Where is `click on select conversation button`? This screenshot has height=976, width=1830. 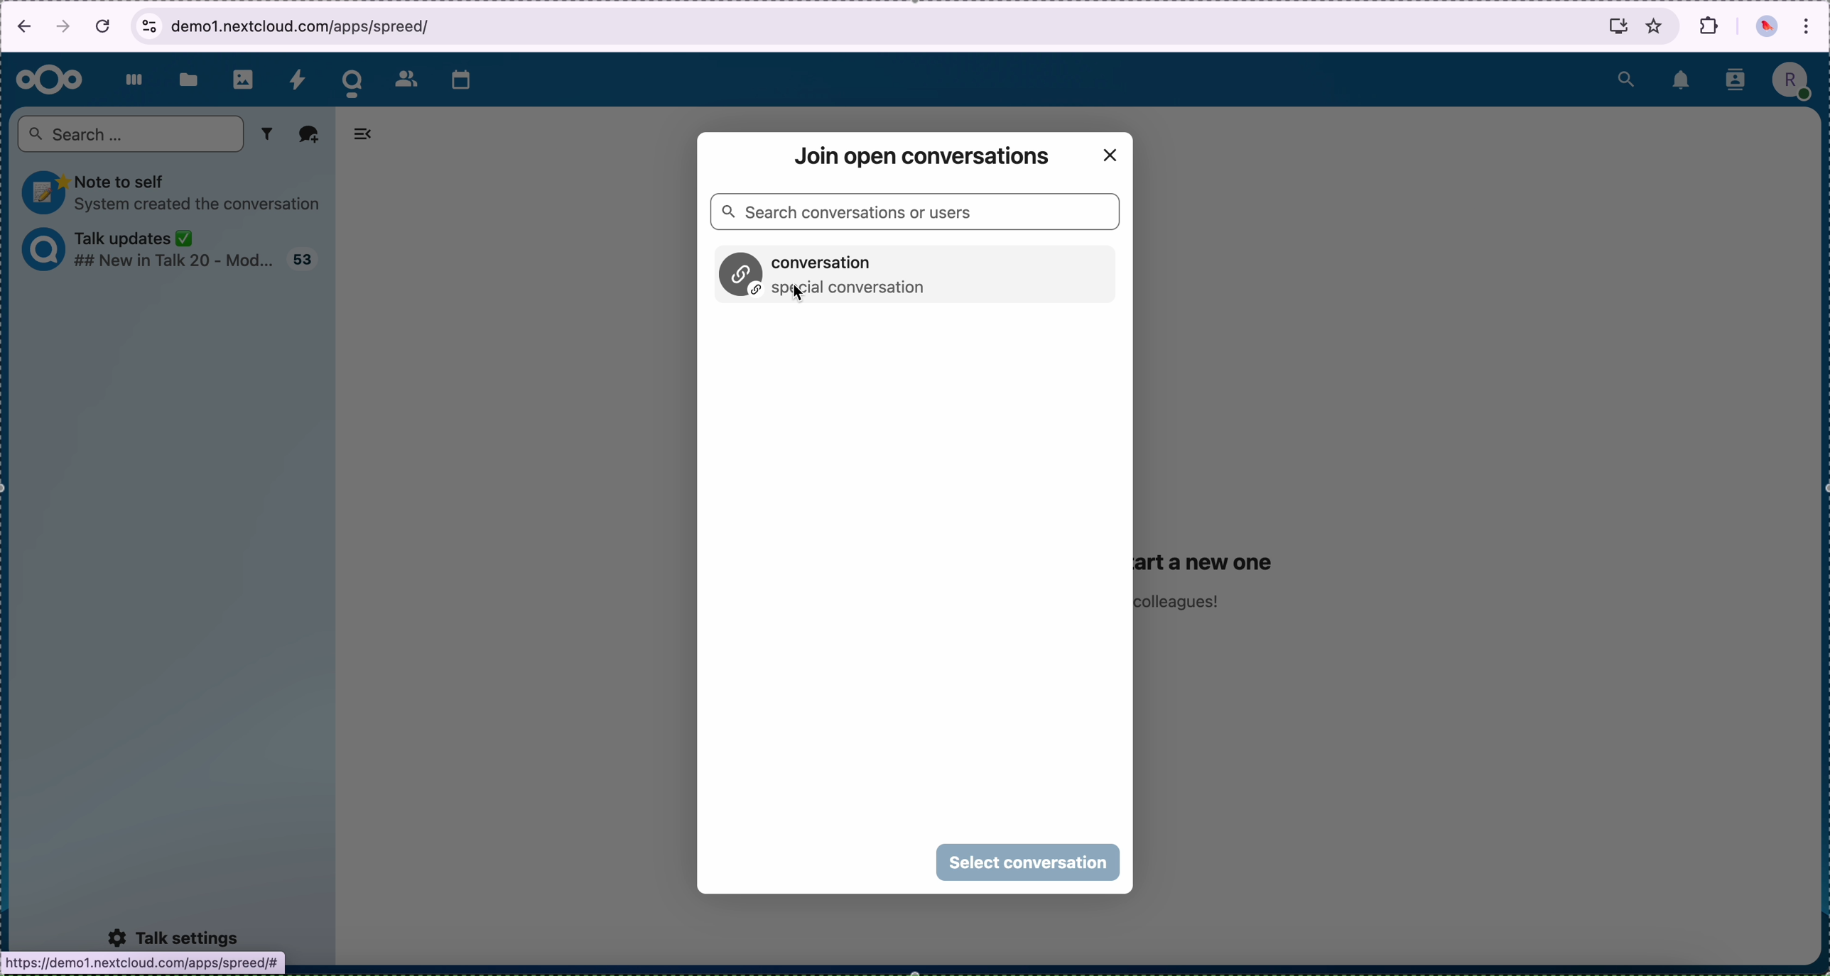 click on select conversation button is located at coordinates (1028, 863).